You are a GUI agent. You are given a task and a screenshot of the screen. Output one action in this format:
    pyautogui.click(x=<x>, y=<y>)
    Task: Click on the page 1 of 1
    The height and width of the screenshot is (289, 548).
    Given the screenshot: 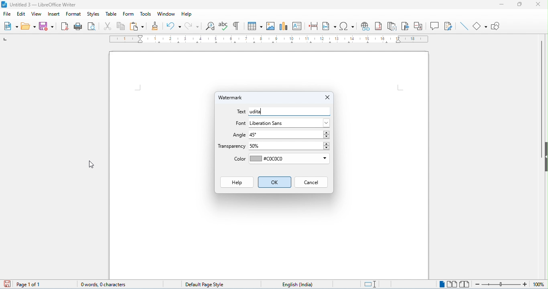 What is the action you would take?
    pyautogui.click(x=29, y=285)
    